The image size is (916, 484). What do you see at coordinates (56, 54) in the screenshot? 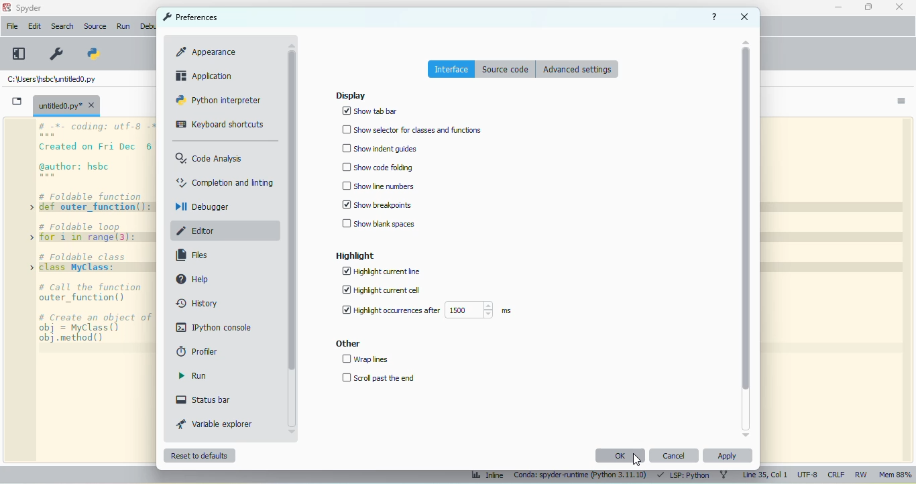
I see `preferences` at bounding box center [56, 54].